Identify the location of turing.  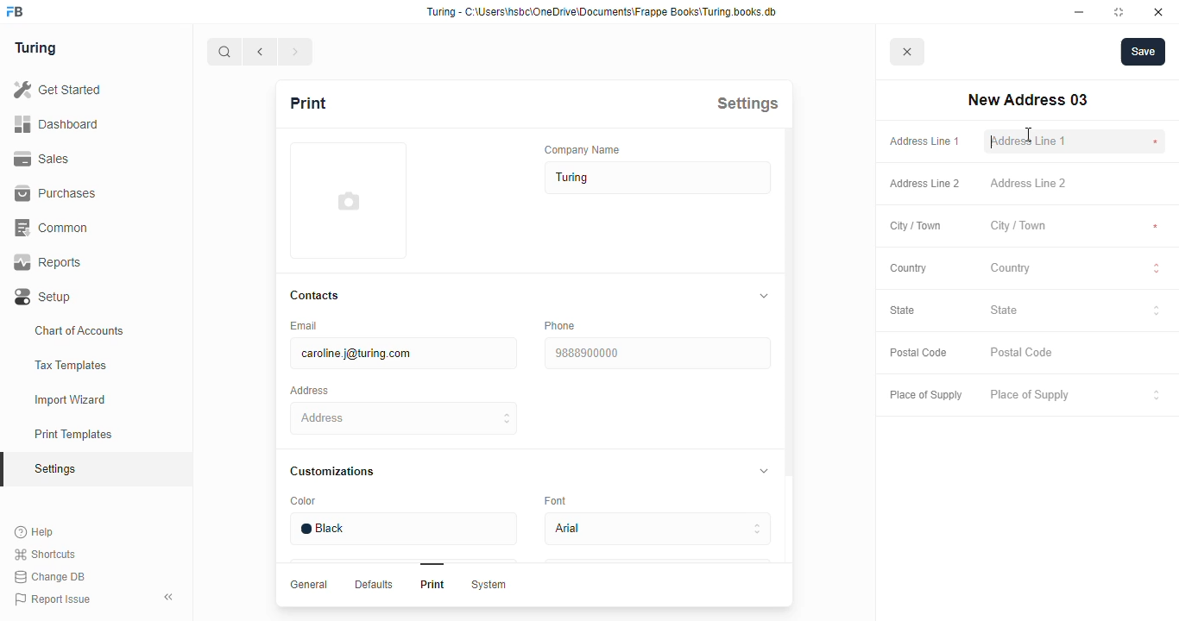
(659, 178).